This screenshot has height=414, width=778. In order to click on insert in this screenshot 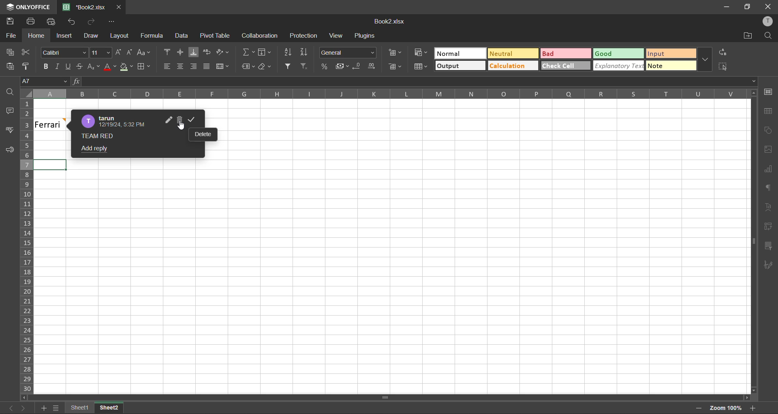, I will do `click(63, 36)`.